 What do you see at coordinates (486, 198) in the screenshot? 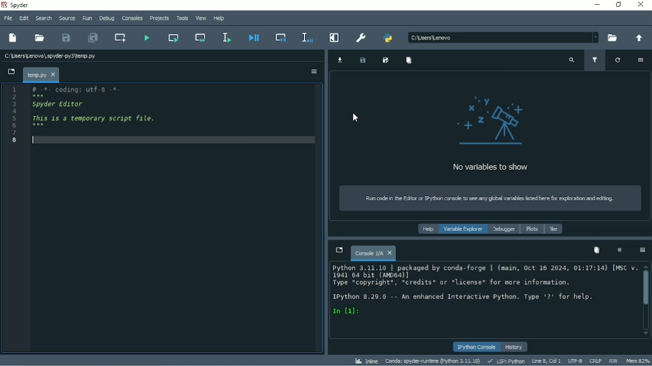
I see `Instruction` at bounding box center [486, 198].